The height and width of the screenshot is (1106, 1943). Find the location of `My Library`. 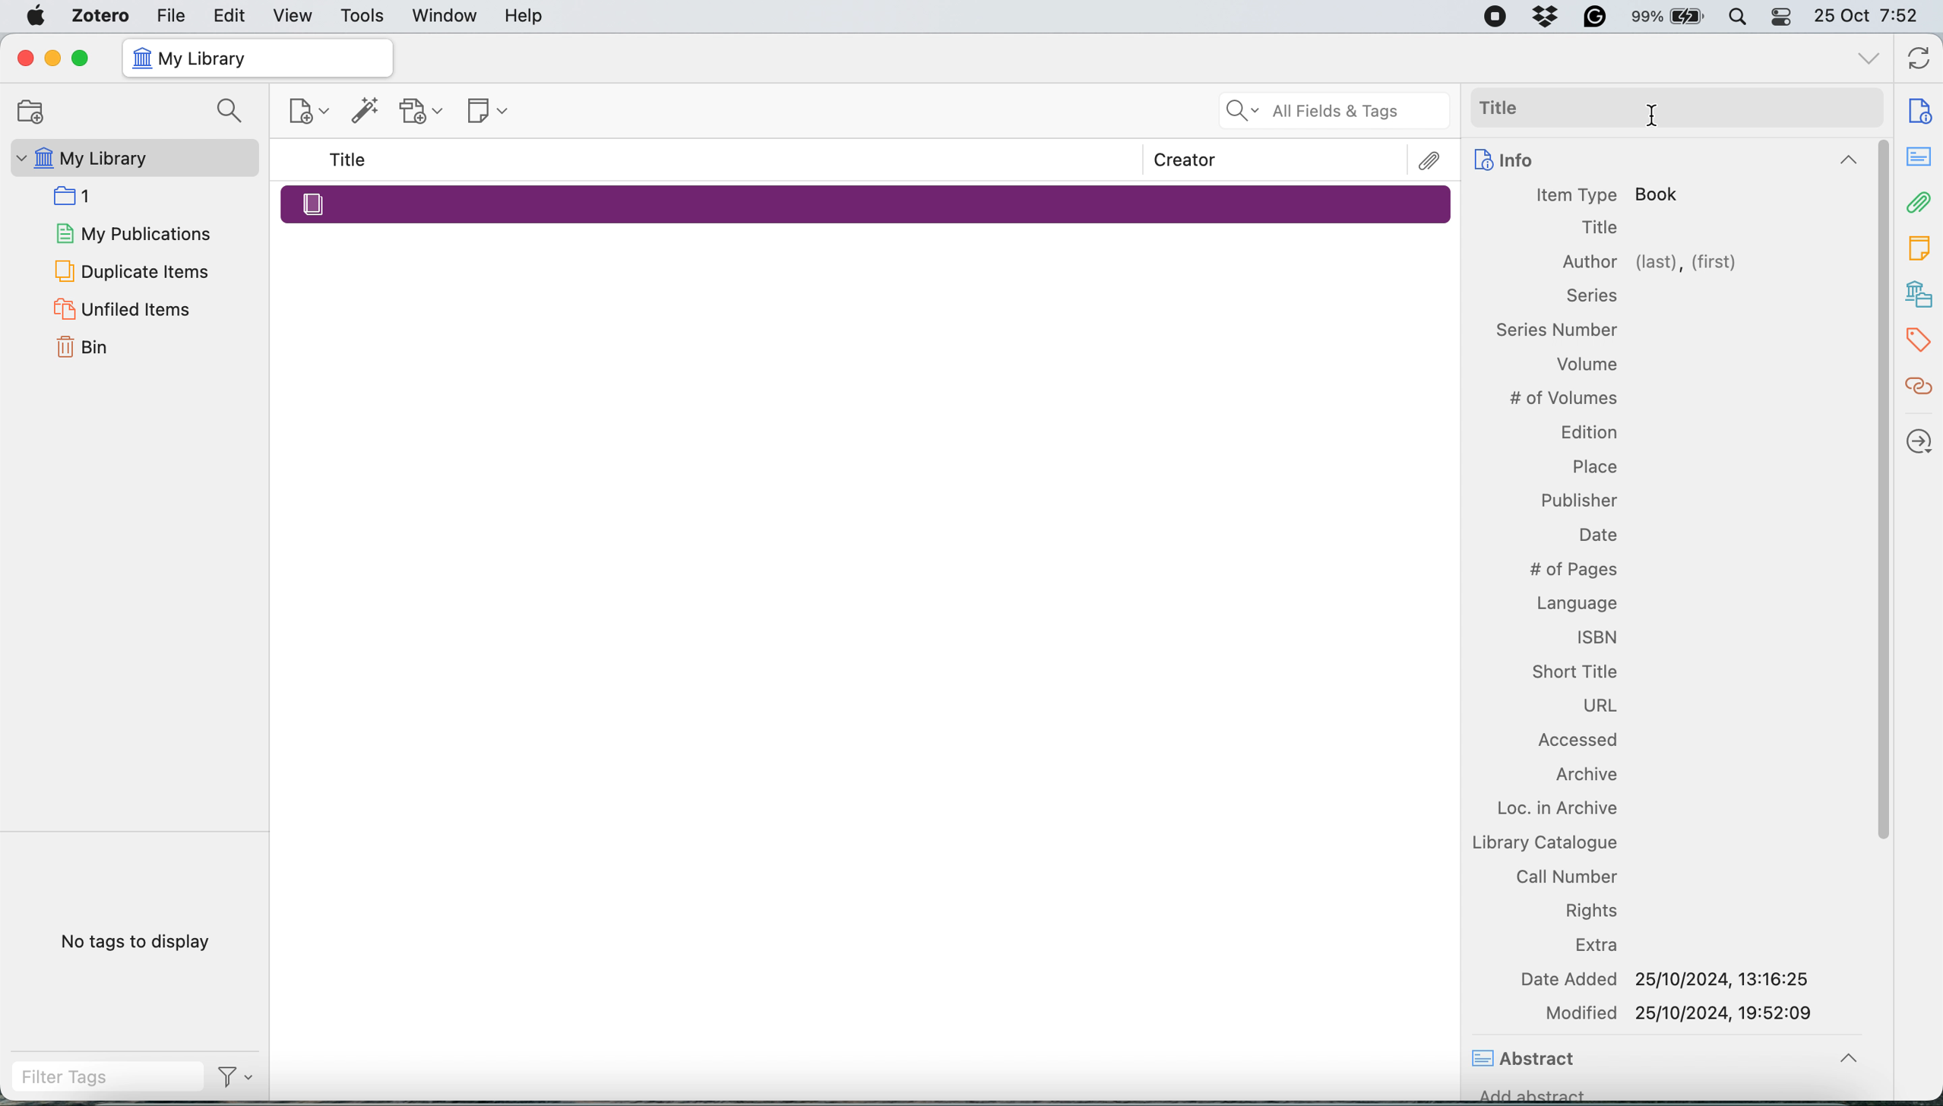

My Library is located at coordinates (131, 158).